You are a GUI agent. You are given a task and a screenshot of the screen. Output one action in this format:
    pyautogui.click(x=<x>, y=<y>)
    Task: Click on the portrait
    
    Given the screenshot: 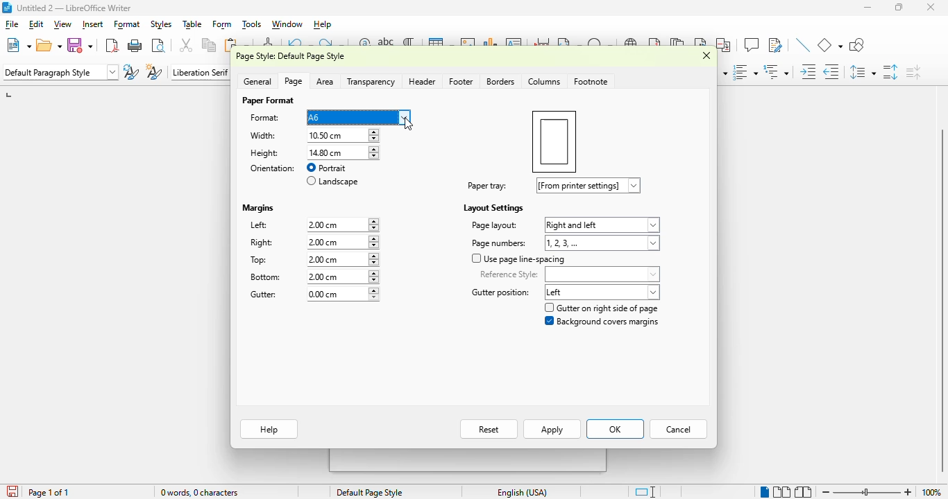 What is the action you would take?
    pyautogui.click(x=326, y=168)
    